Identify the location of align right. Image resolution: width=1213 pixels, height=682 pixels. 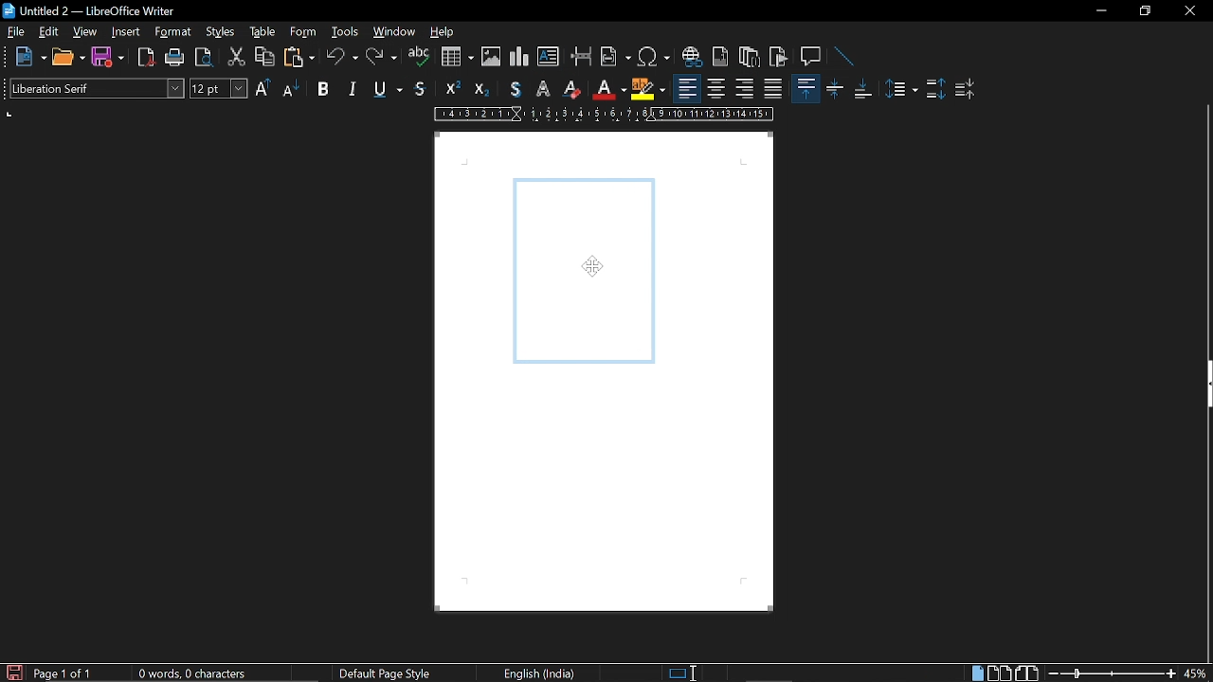
(746, 90).